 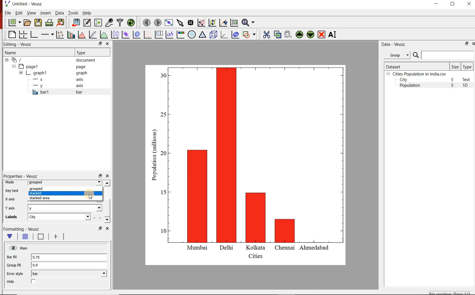 I want to click on city, so click(x=59, y=217).